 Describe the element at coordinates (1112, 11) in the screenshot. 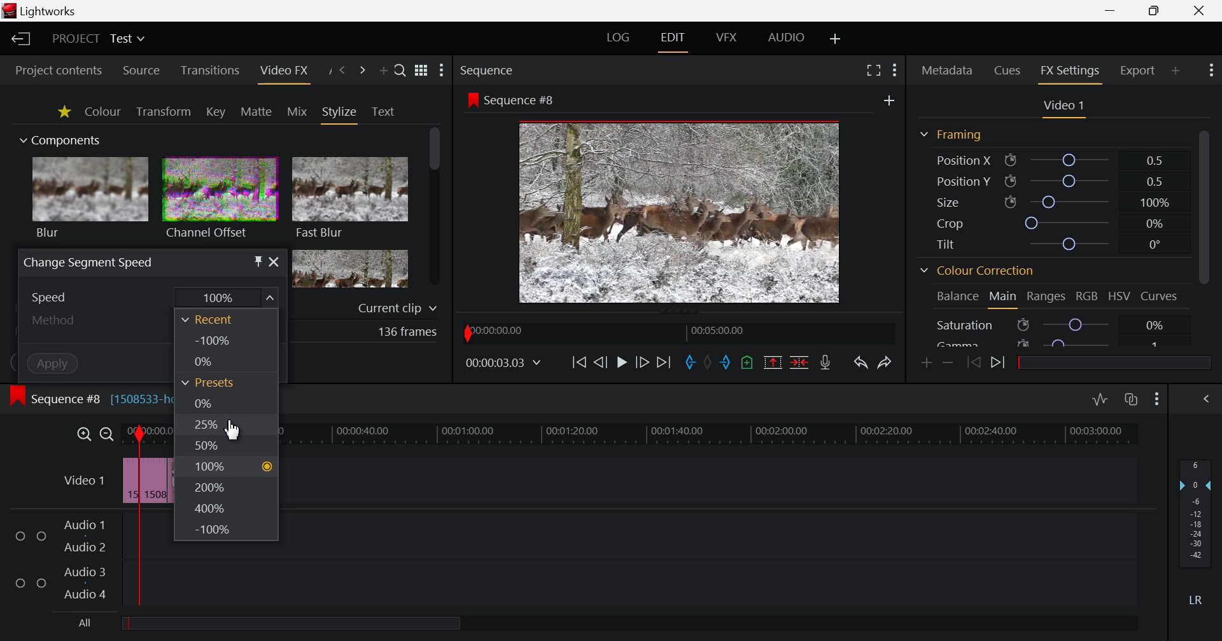

I see `Restore Down` at that location.